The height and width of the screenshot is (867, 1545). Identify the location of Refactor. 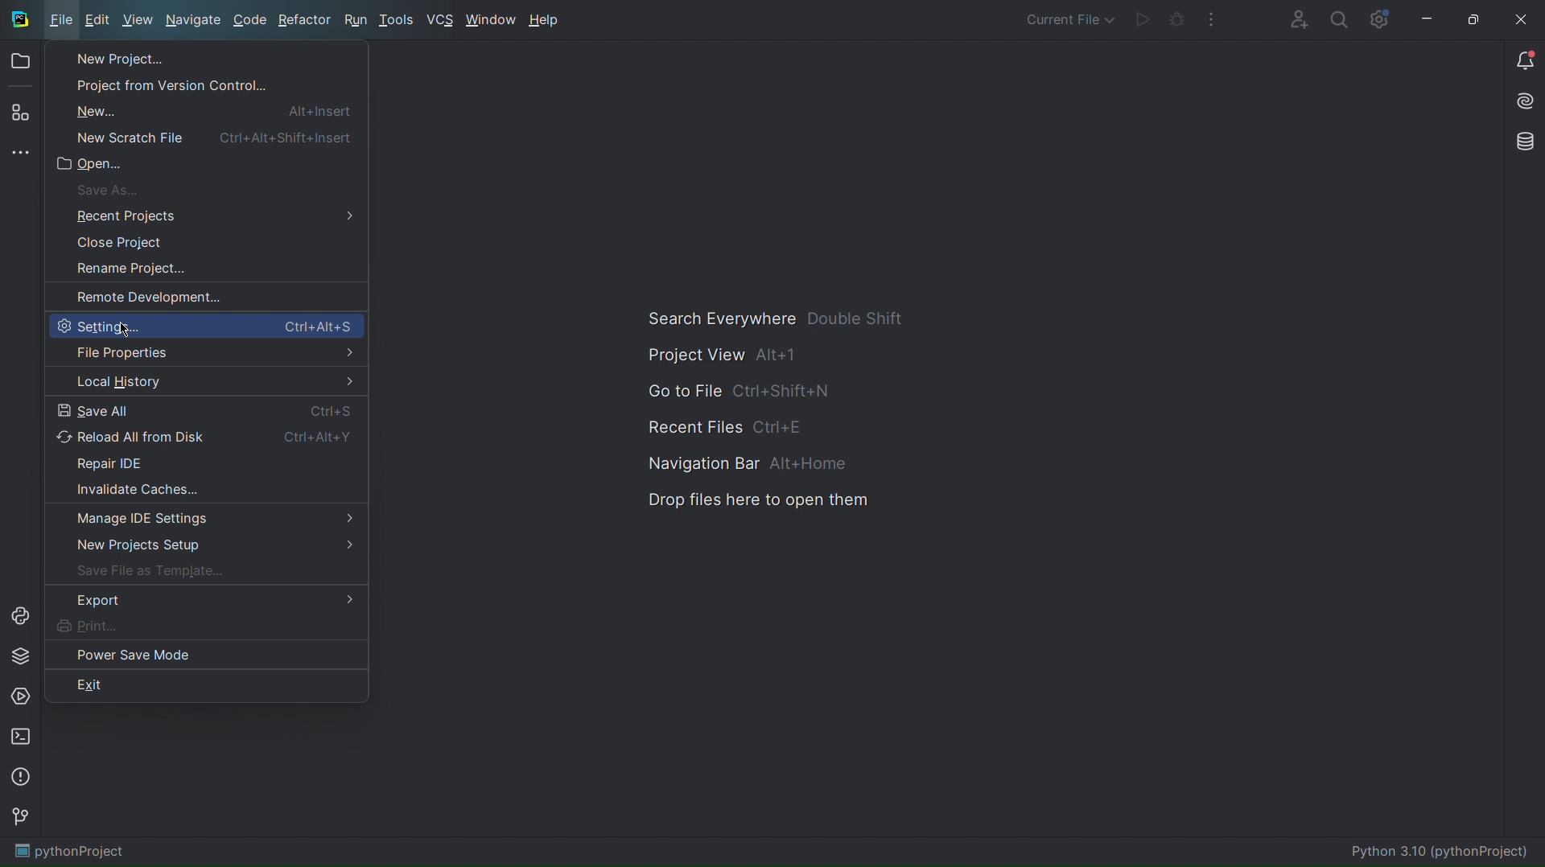
(306, 22).